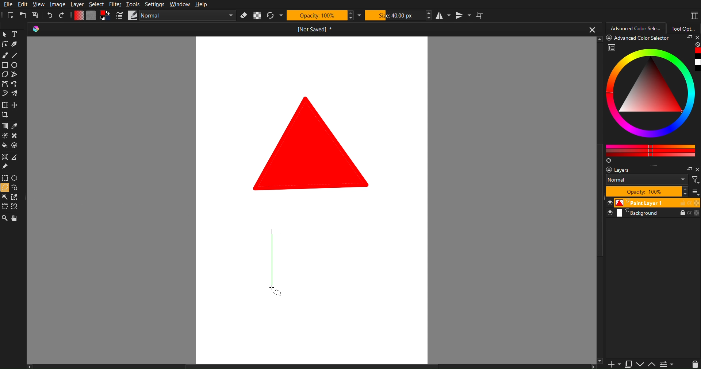 Image resolution: width=701 pixels, height=369 pixels. I want to click on Tools, so click(134, 5).